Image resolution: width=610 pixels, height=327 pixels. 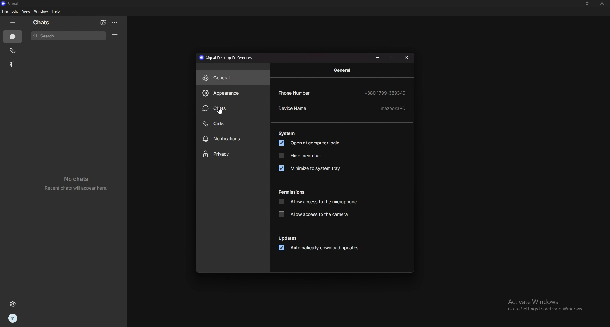 What do you see at coordinates (77, 182) in the screenshot?
I see `recent chats will appear here` at bounding box center [77, 182].